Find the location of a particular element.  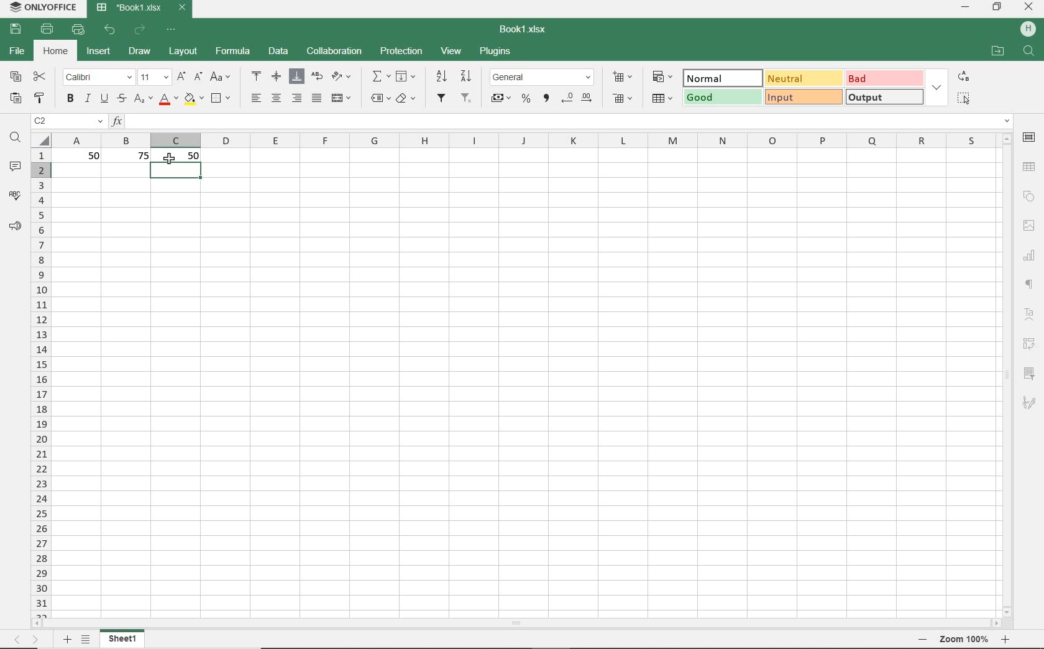

data is located at coordinates (278, 51).